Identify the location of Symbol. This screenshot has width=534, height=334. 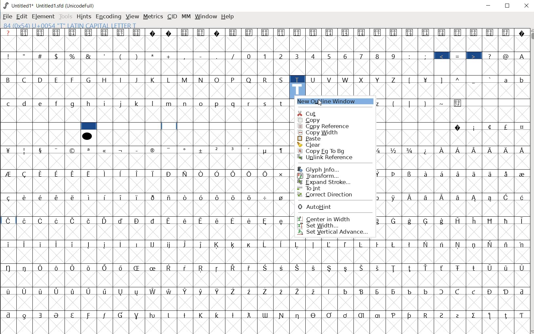
(41, 221).